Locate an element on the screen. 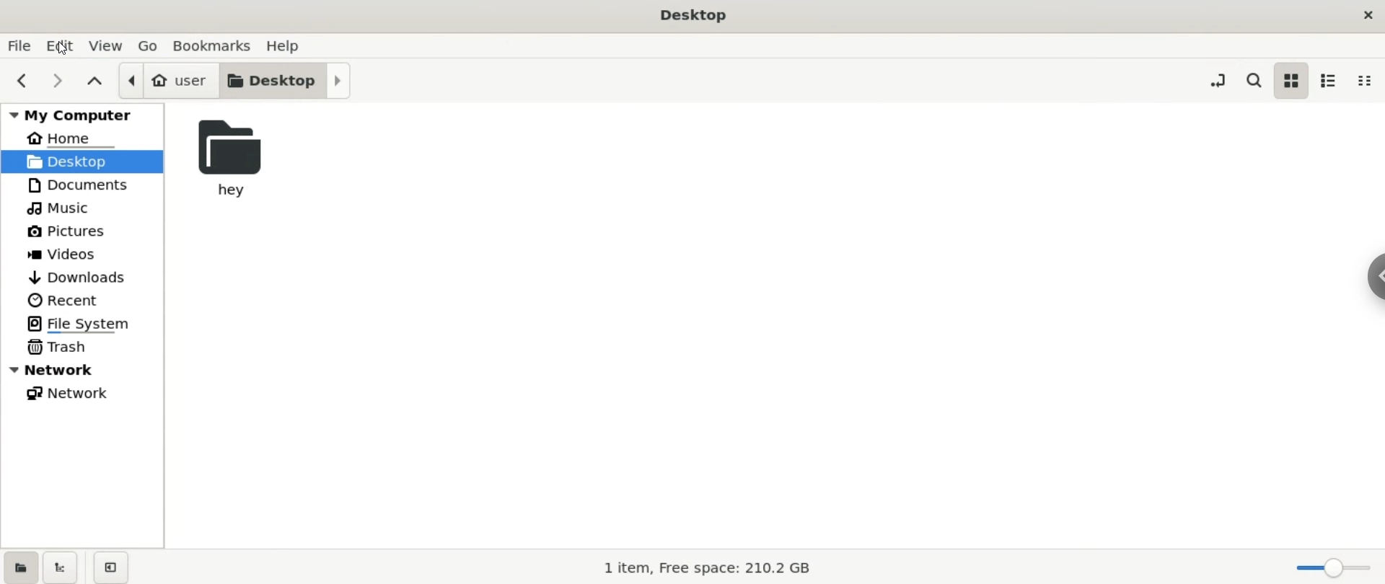  videos is located at coordinates (68, 254).